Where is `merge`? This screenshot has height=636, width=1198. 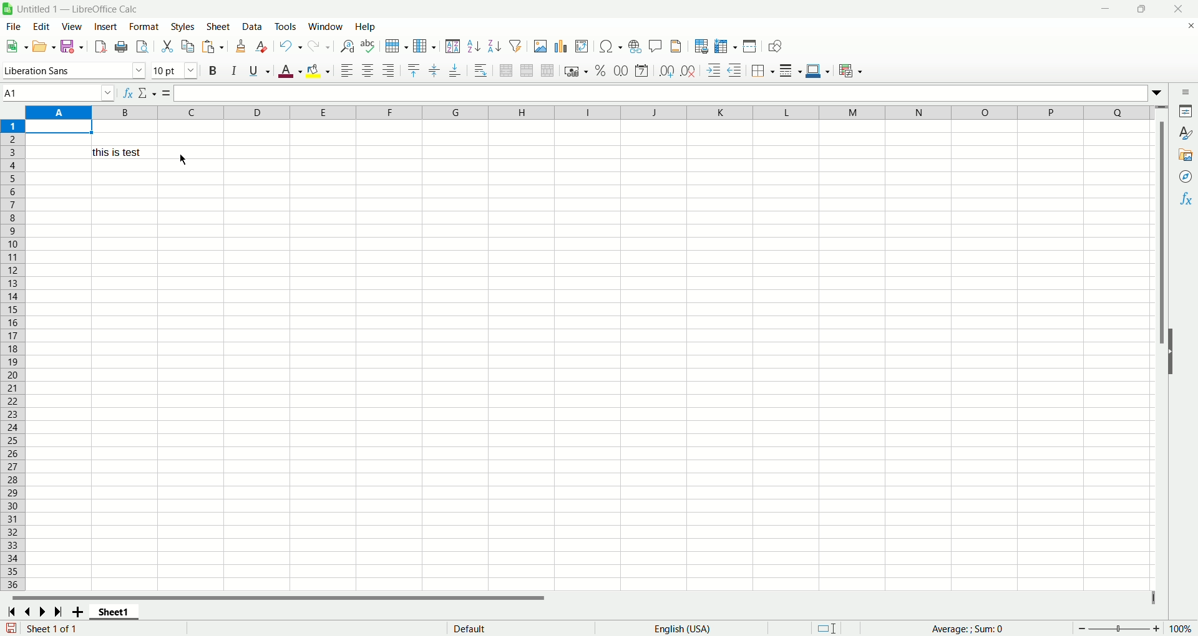
merge is located at coordinates (527, 70).